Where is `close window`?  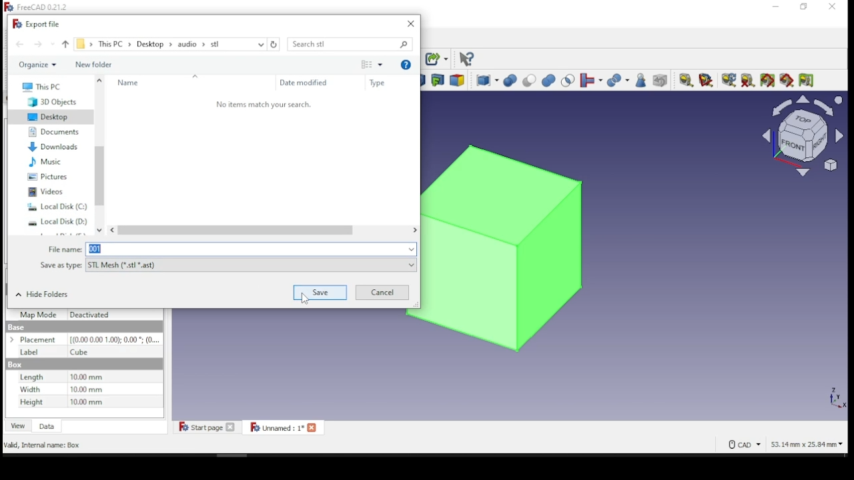
close window is located at coordinates (411, 25).